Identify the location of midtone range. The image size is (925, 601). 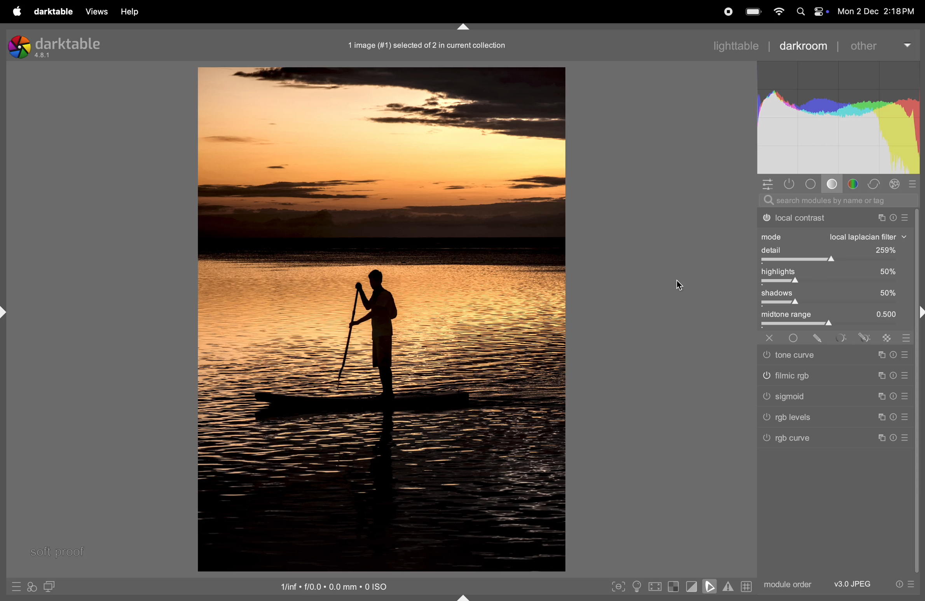
(836, 314).